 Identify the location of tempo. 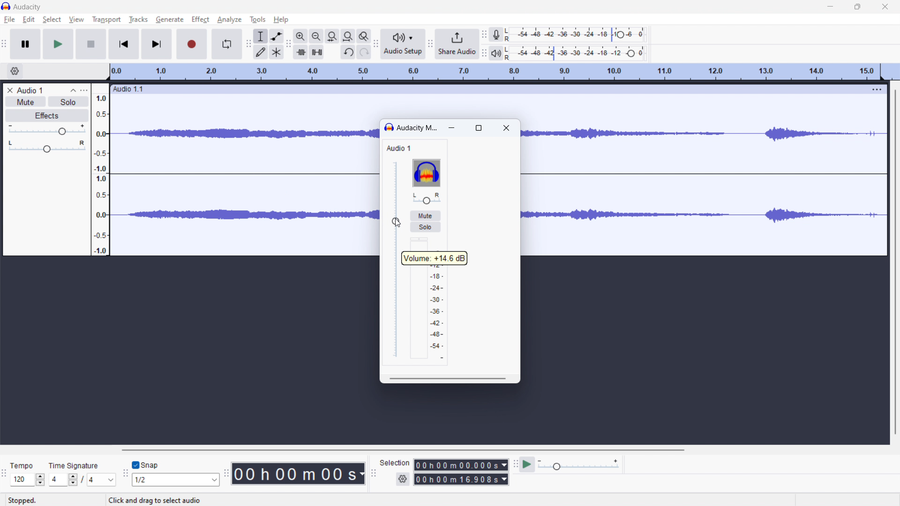
(24, 464).